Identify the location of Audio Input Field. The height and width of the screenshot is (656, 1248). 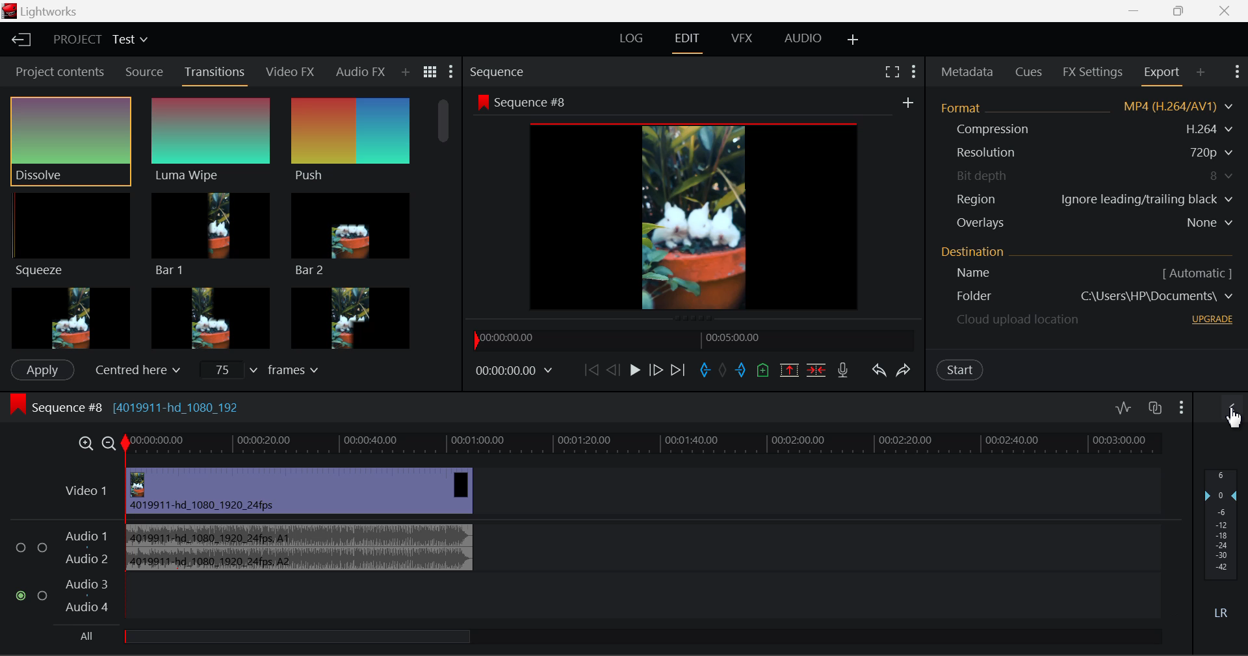
(582, 572).